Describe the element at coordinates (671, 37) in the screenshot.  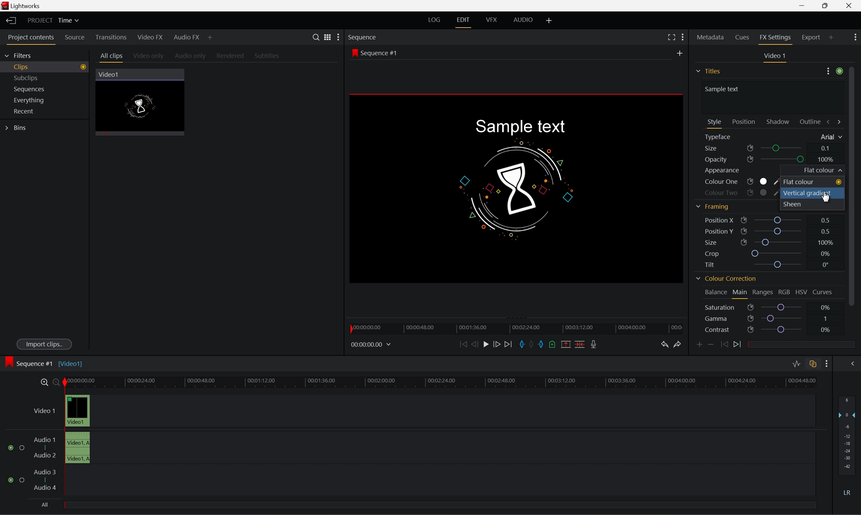
I see `full screen` at that location.